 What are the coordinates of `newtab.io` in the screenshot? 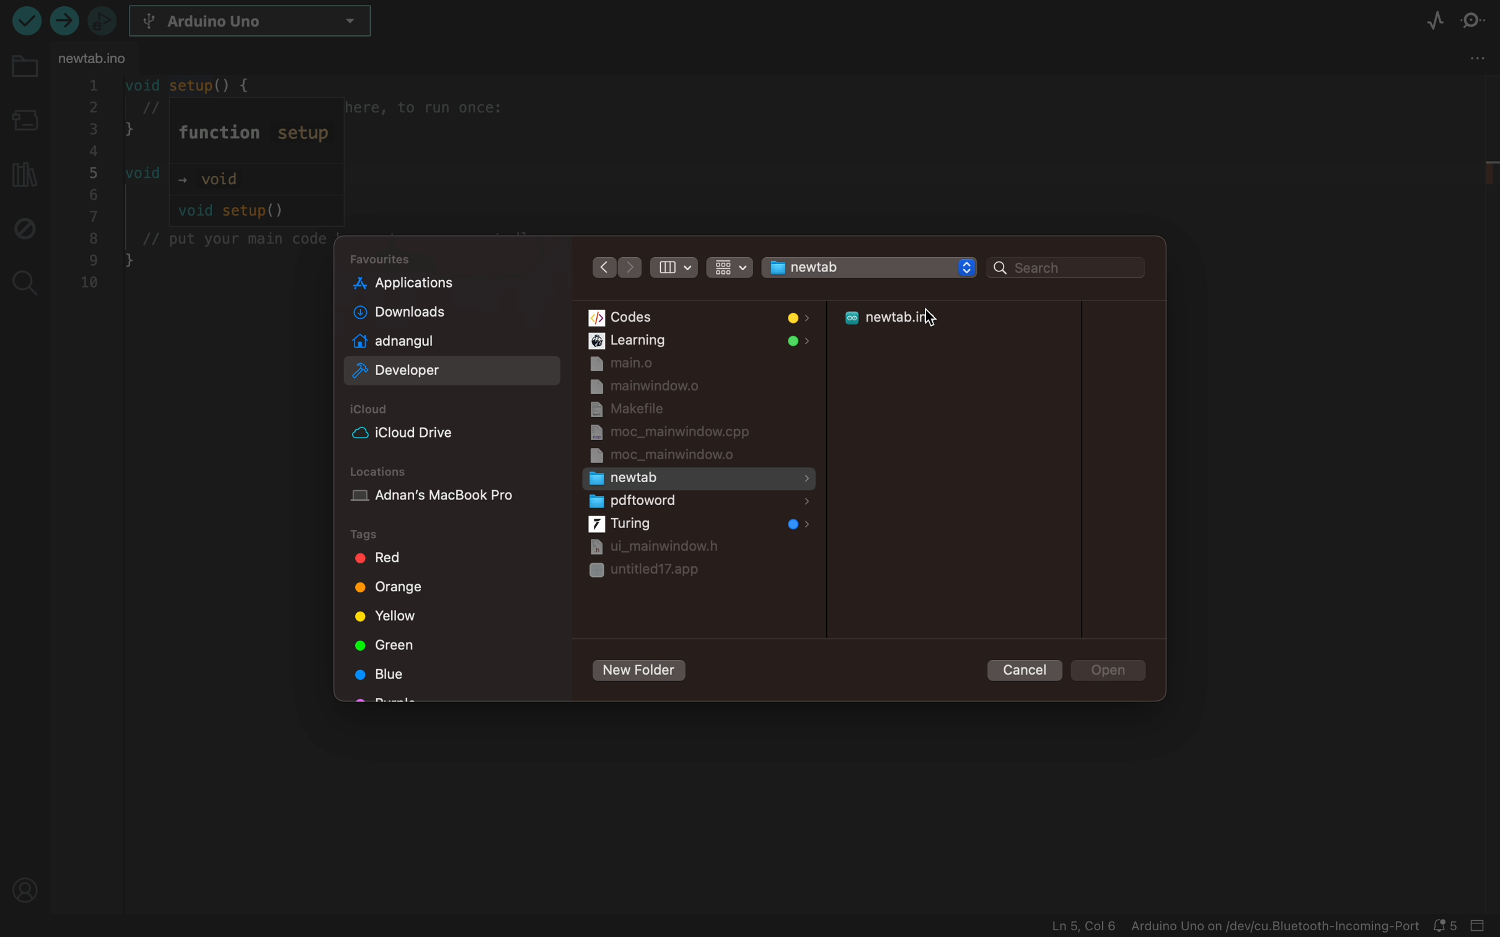 It's located at (95, 58).